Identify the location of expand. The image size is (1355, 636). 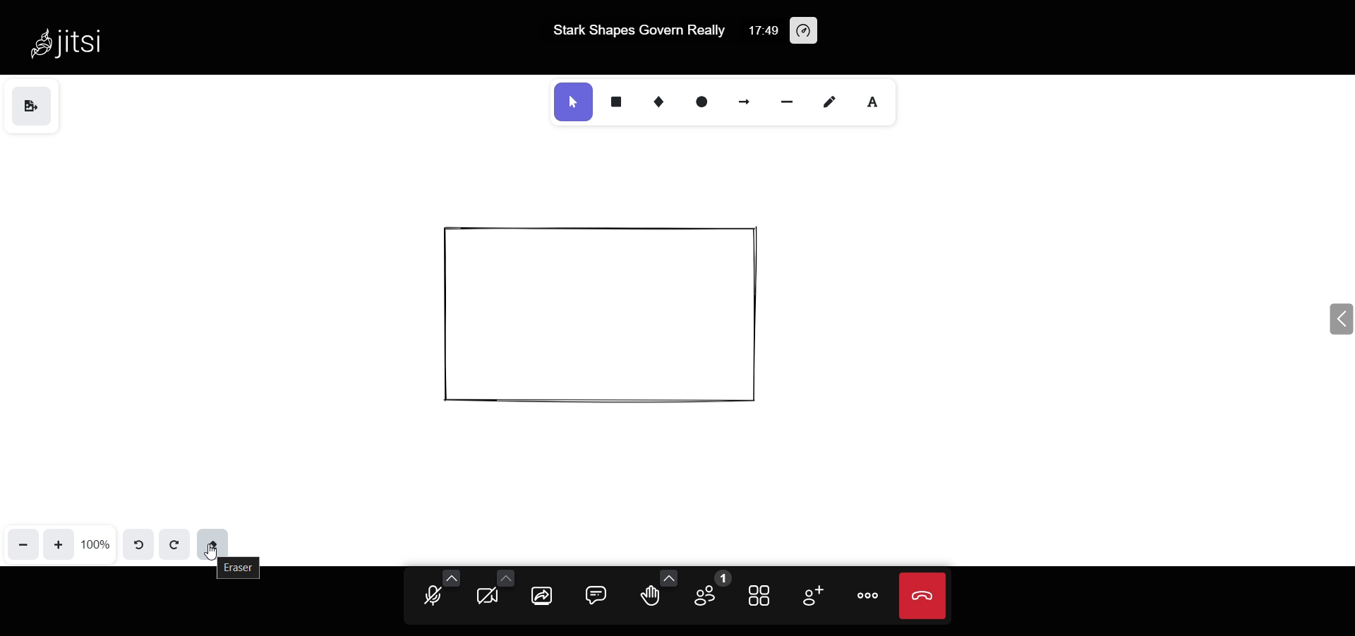
(1337, 320).